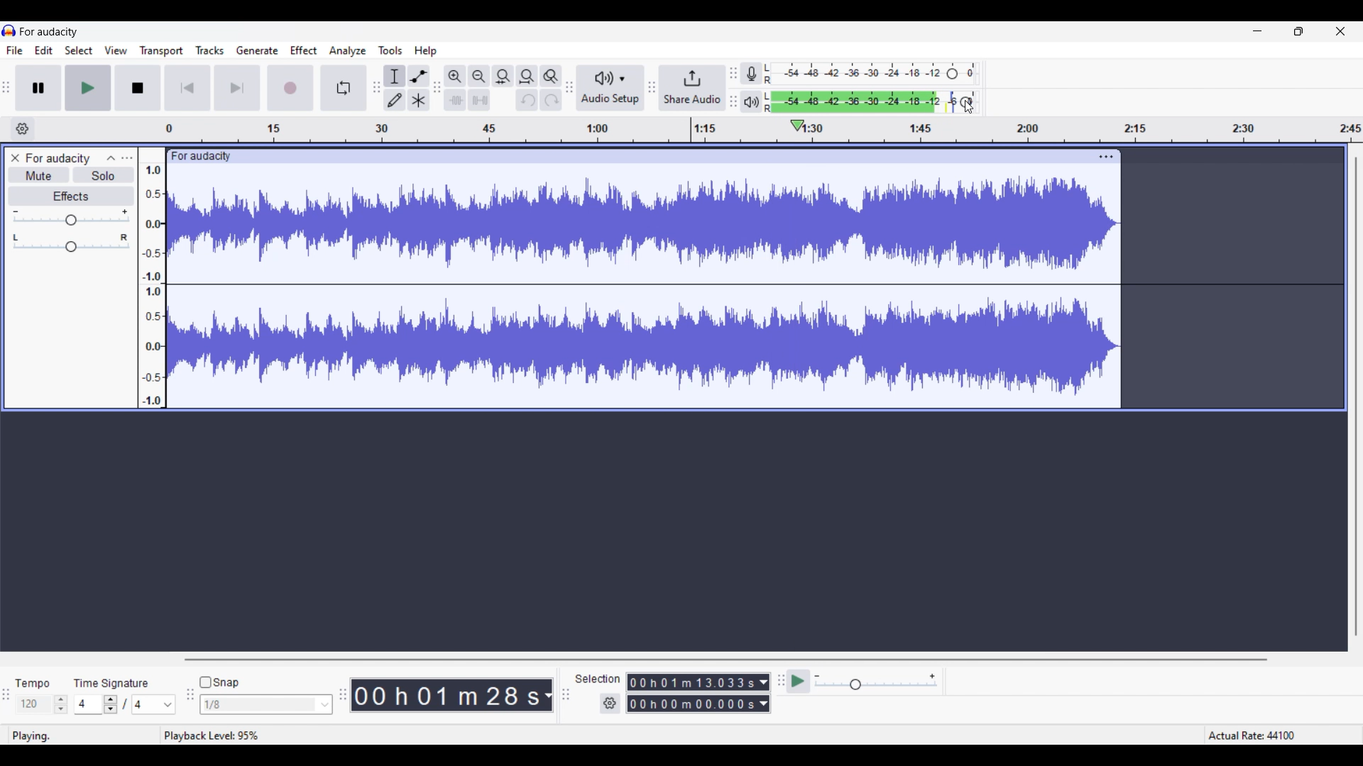  I want to click on Record meter, so click(751, 74).